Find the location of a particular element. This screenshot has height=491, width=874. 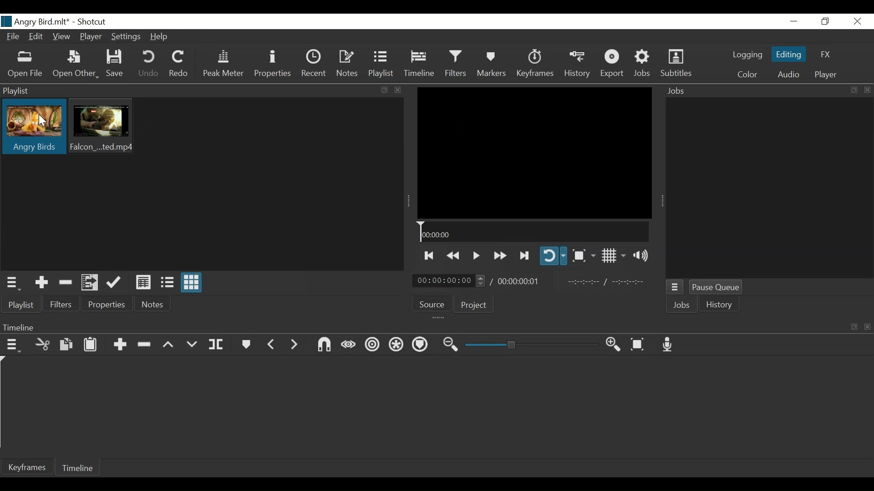

Add the Source to the playlist is located at coordinates (40, 282).